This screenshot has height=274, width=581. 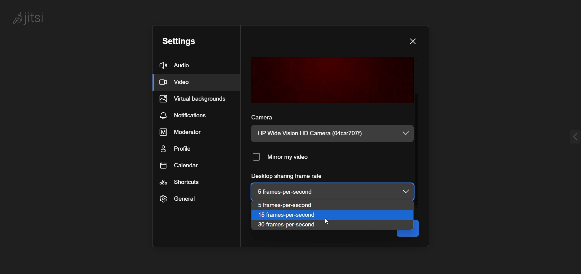 I want to click on | 5 frames-per-second, so click(x=292, y=191).